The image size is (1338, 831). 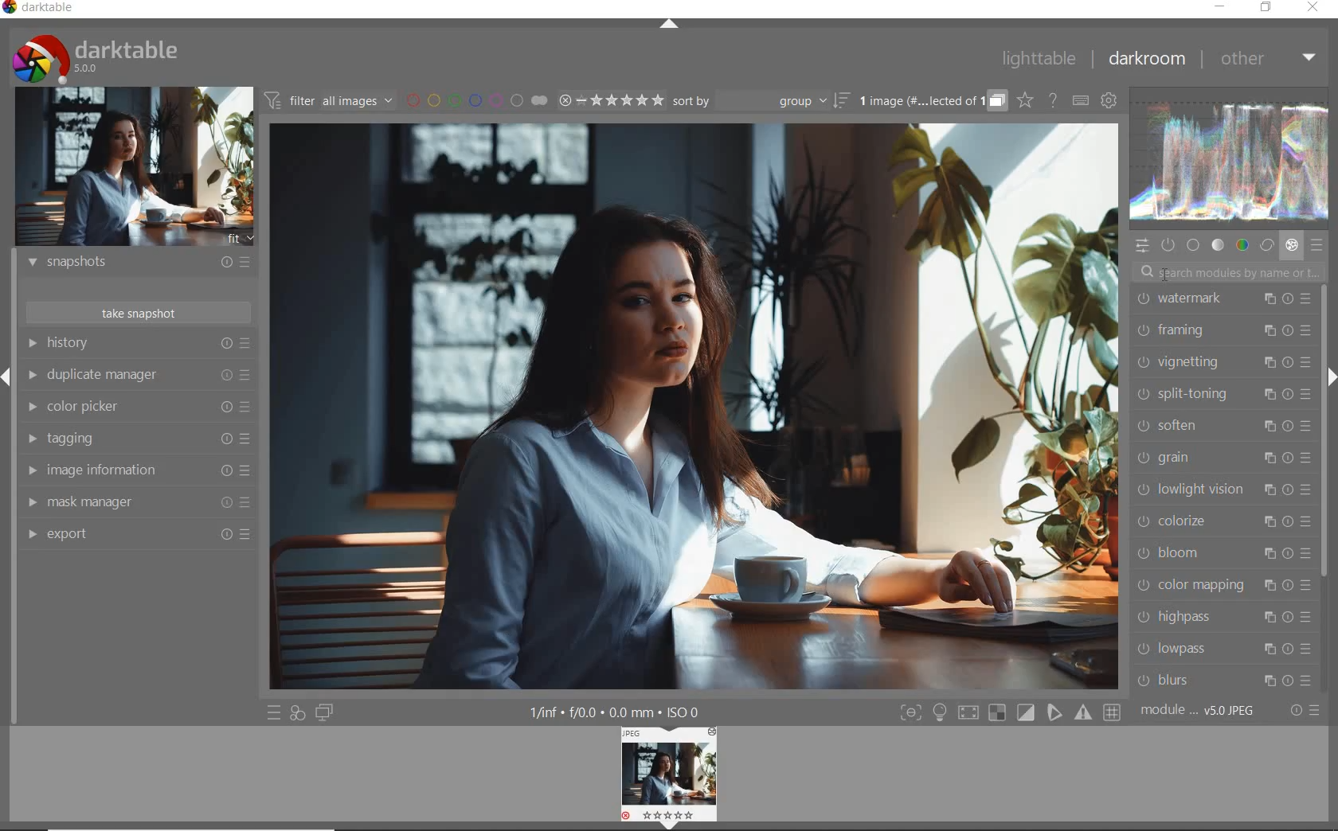 I want to click on blurs, so click(x=1227, y=680).